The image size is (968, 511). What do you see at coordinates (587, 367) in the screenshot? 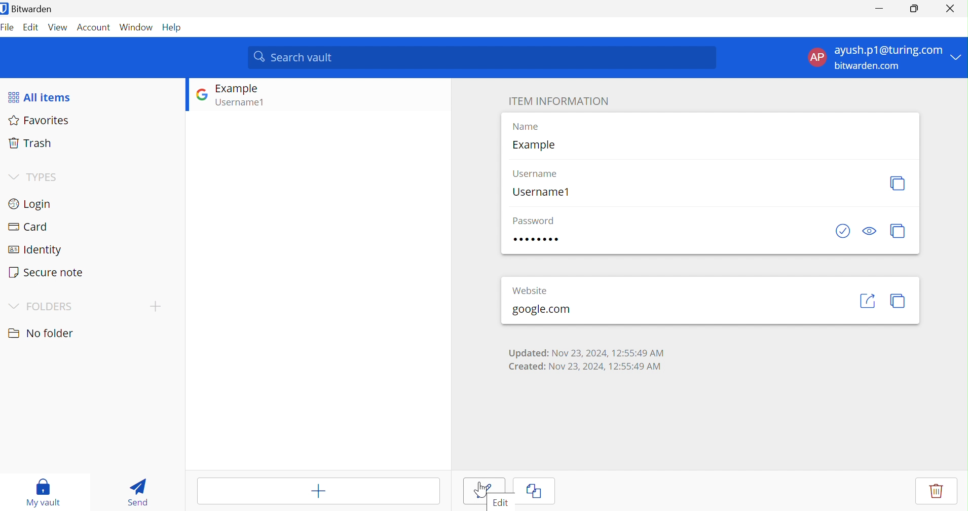
I see `Created: Nov 23, 2024, 12:55:49 AM` at bounding box center [587, 367].